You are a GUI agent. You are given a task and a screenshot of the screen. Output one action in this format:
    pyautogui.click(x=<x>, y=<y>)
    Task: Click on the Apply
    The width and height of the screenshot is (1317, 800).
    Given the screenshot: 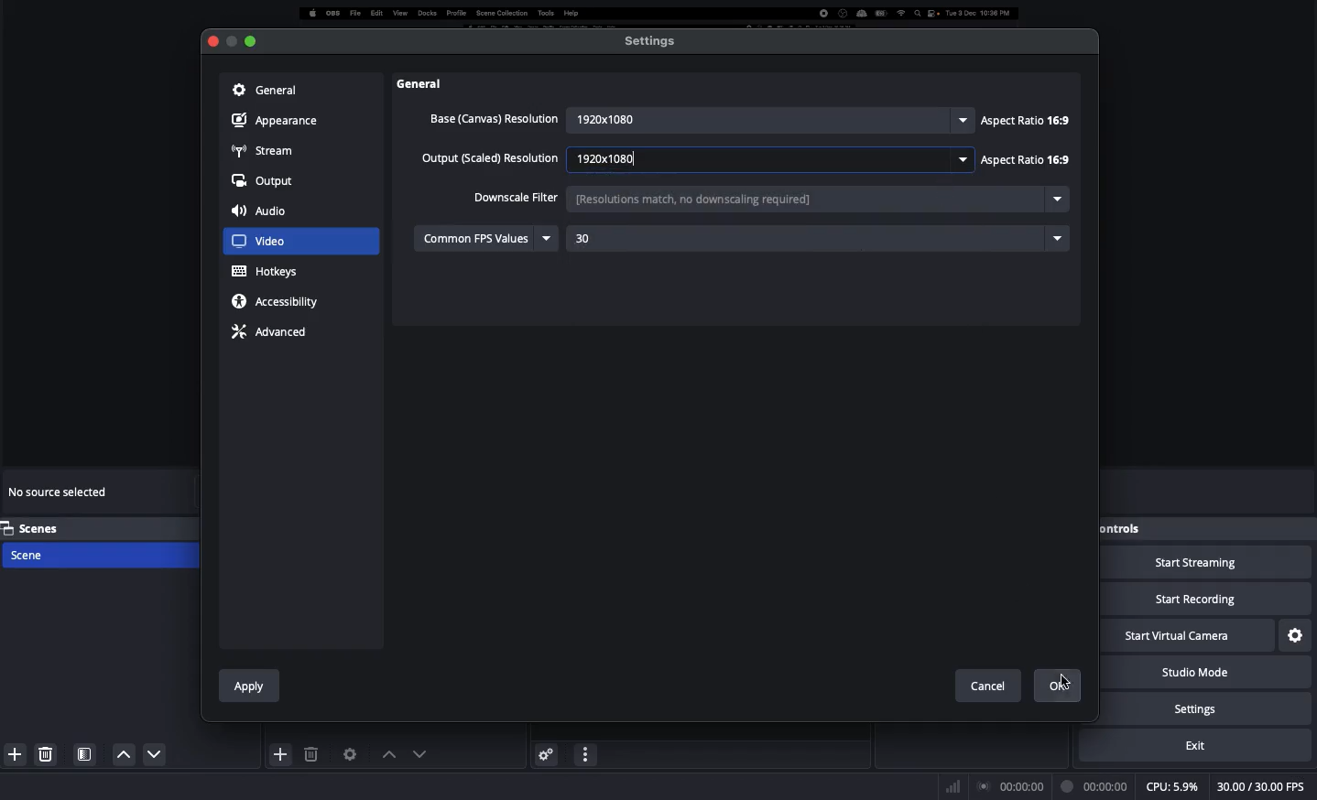 What is the action you would take?
    pyautogui.click(x=250, y=683)
    